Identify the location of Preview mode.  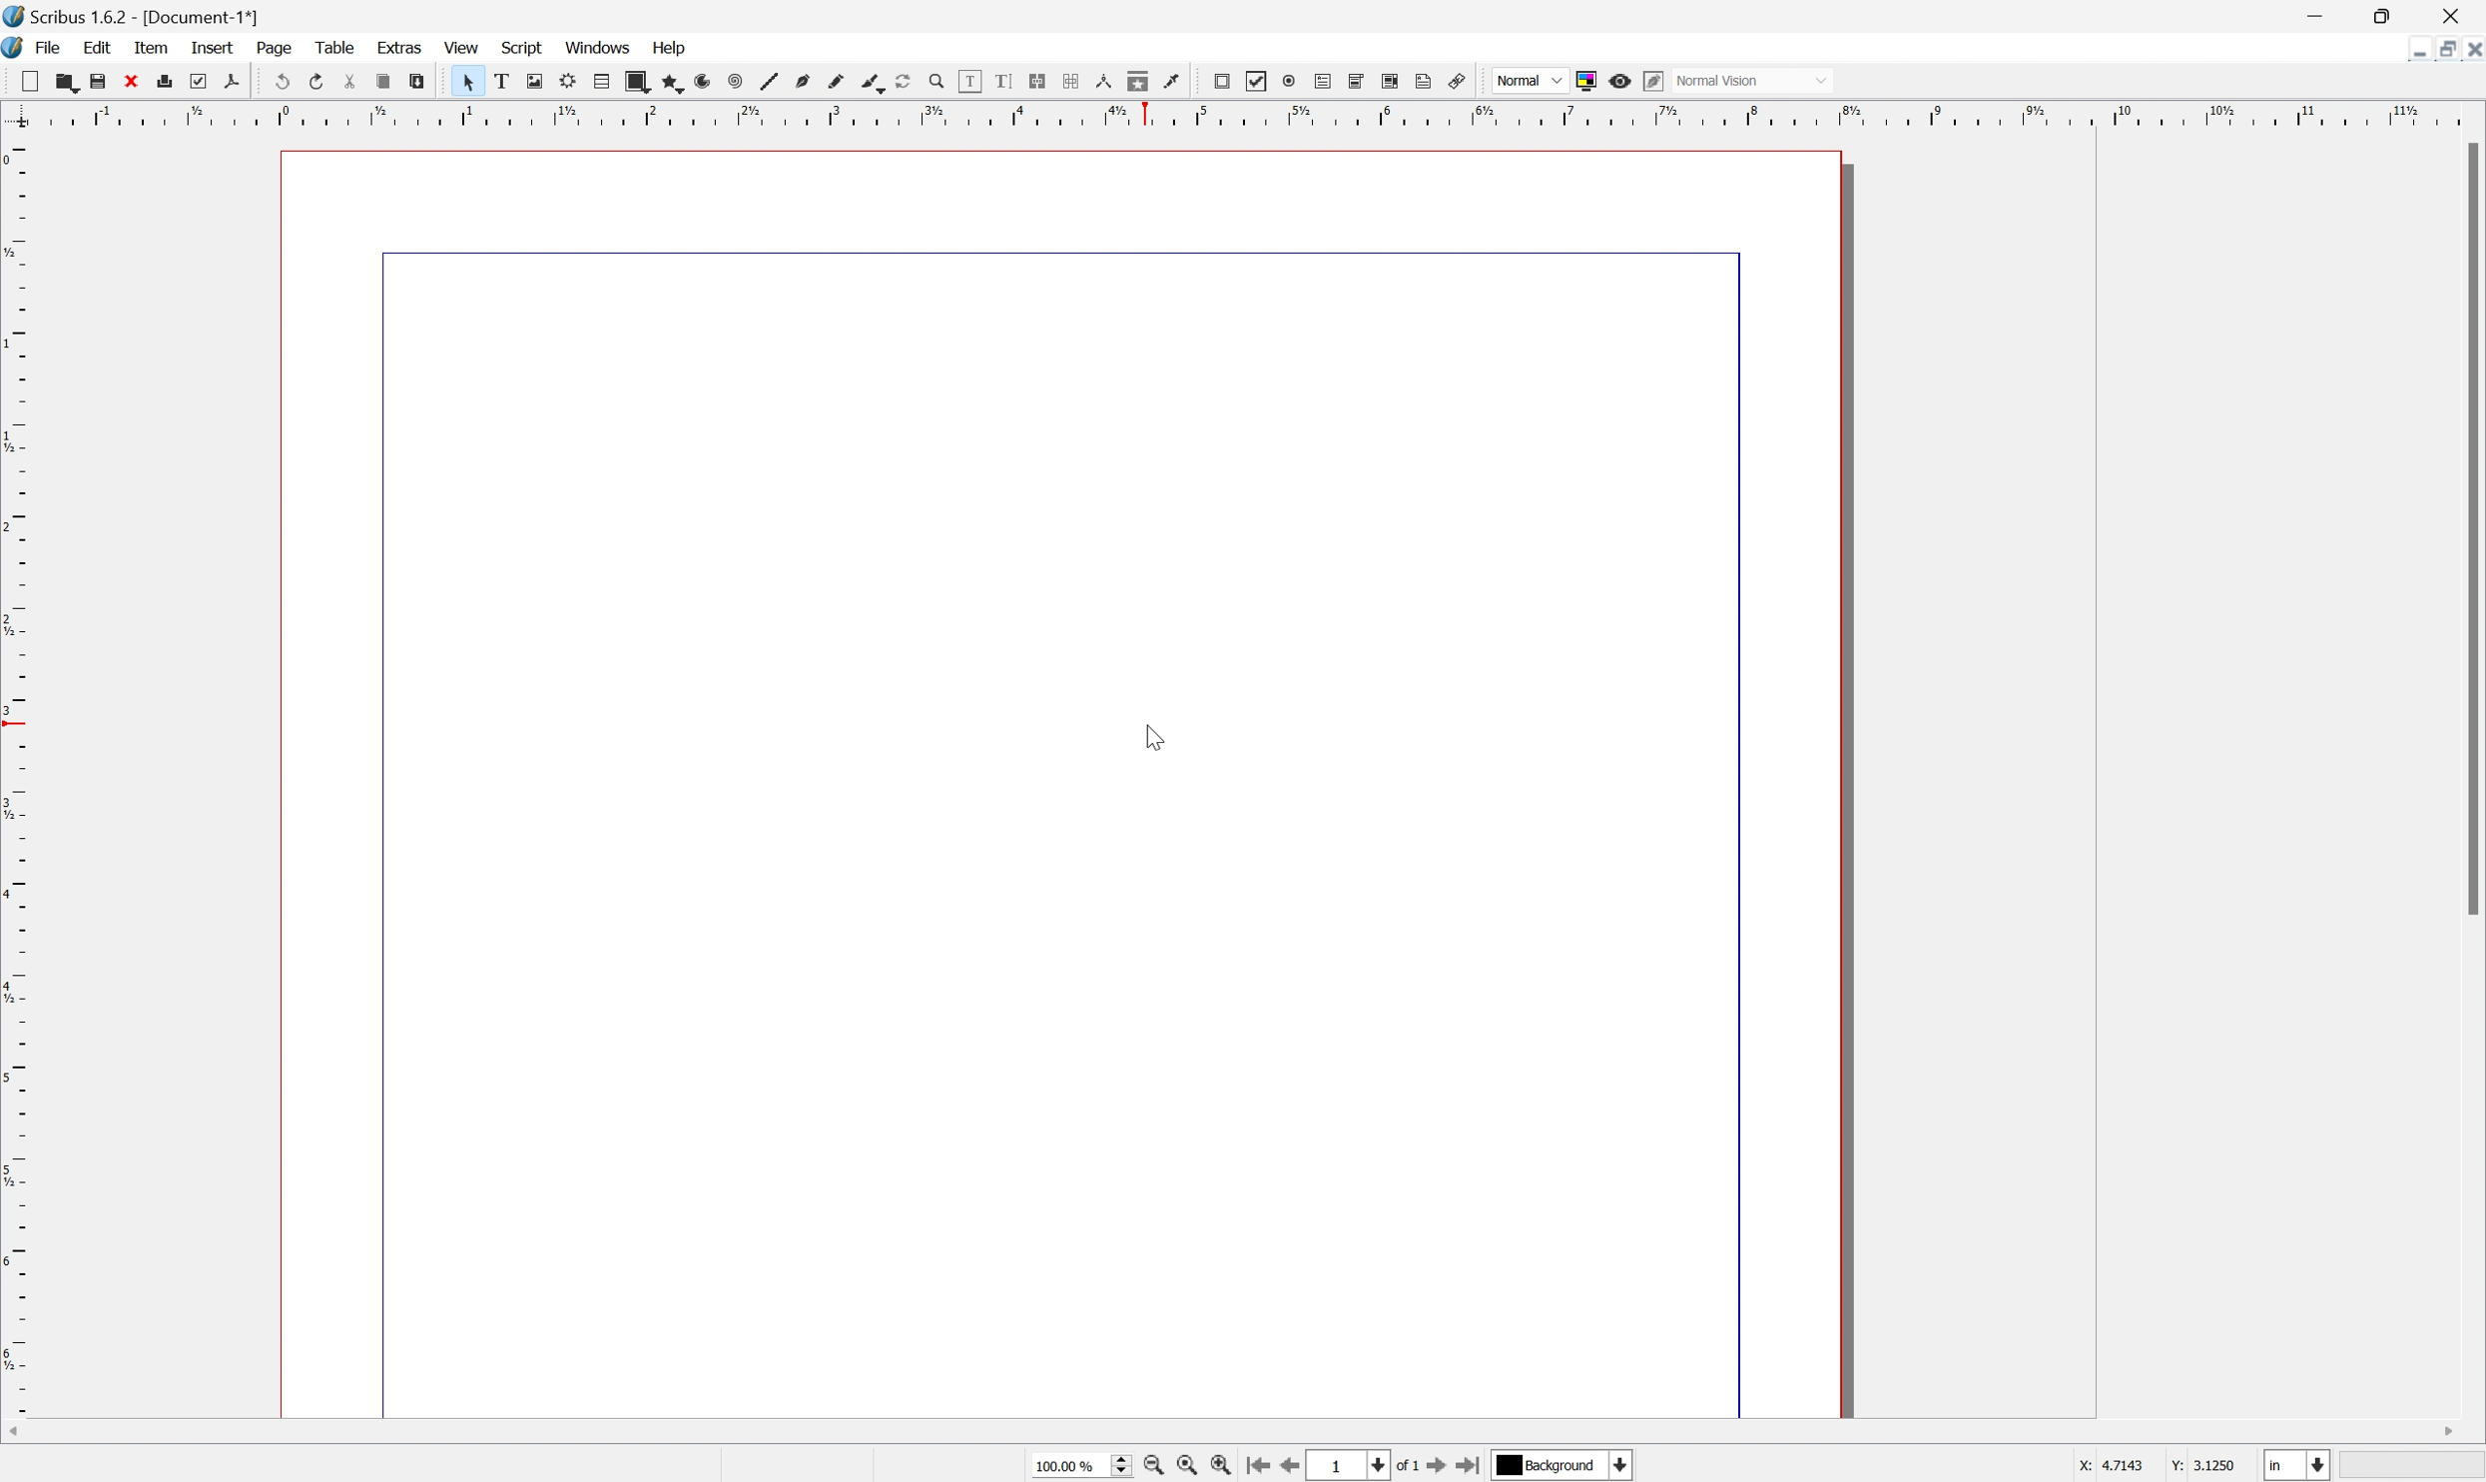
(1618, 80).